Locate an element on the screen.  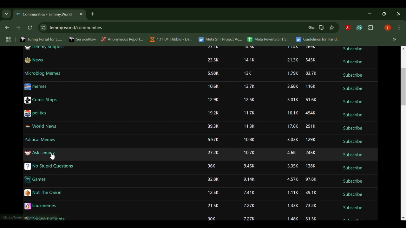
Cursor on Ask Lemmy Community Link is located at coordinates (52, 155).